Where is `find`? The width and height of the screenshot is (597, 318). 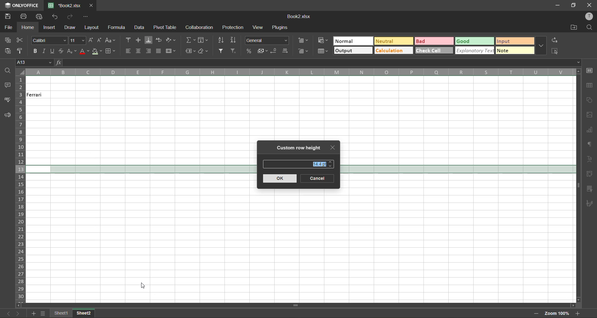
find is located at coordinates (590, 28).